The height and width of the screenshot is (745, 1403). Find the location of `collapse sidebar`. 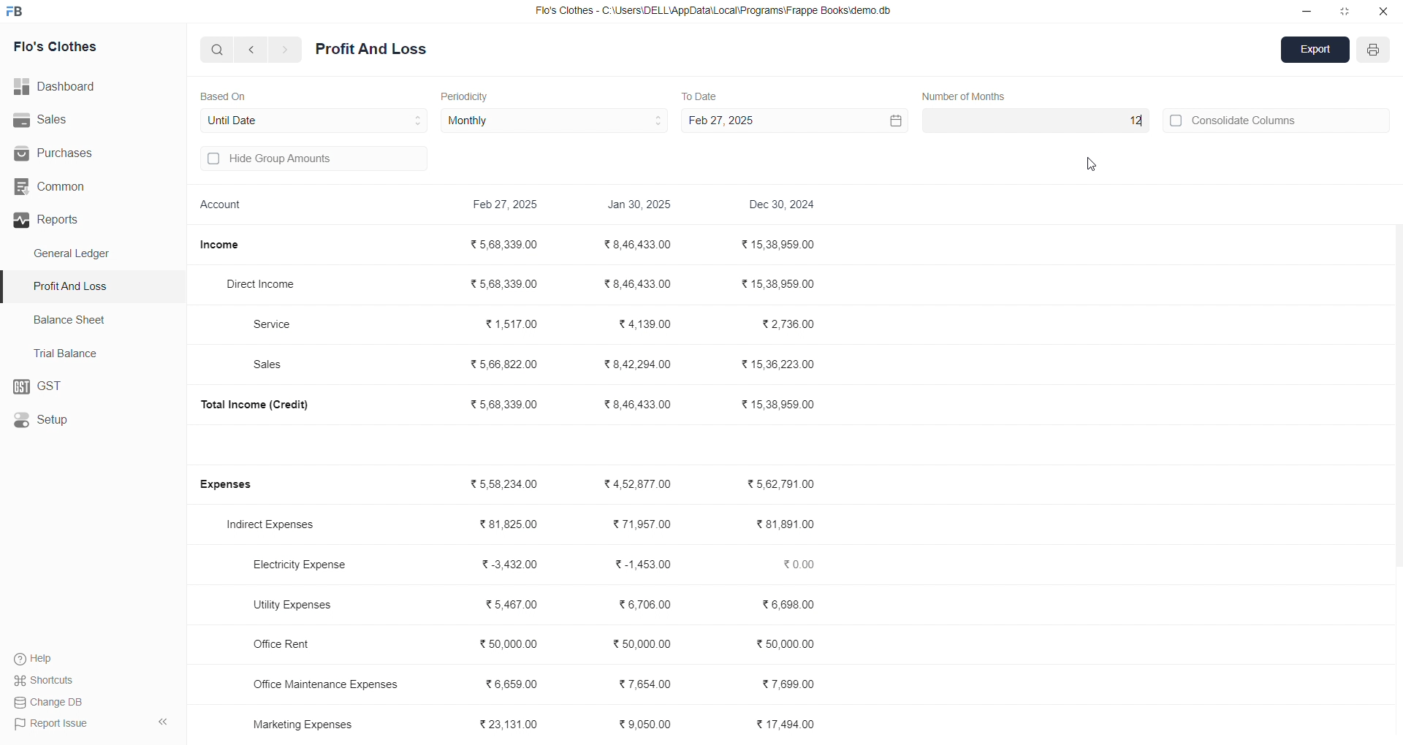

collapse sidebar is located at coordinates (162, 722).